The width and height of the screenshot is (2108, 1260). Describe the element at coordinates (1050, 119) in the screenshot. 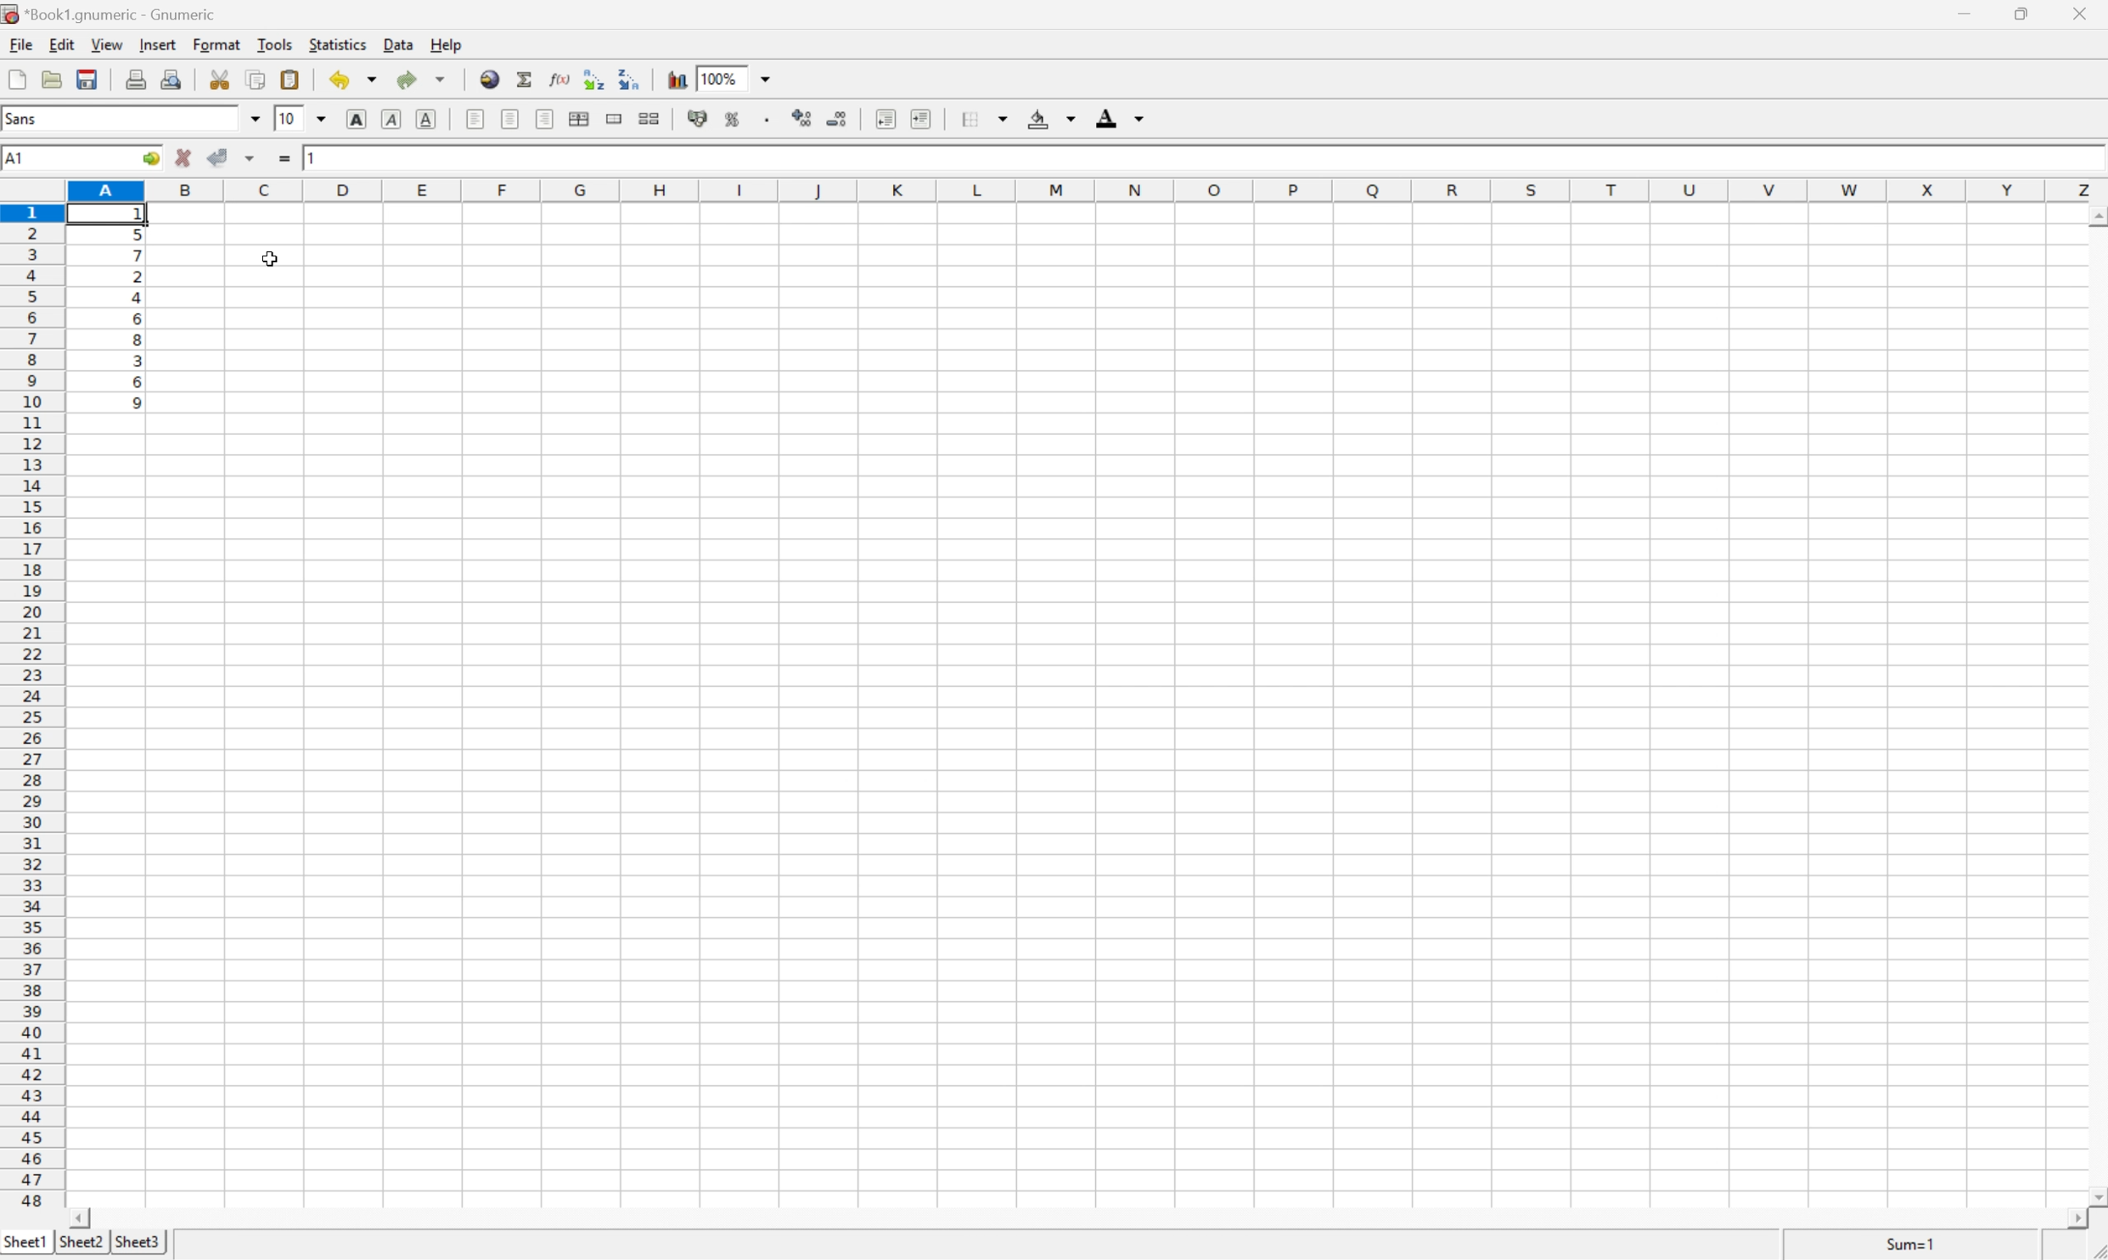

I see `background` at that location.